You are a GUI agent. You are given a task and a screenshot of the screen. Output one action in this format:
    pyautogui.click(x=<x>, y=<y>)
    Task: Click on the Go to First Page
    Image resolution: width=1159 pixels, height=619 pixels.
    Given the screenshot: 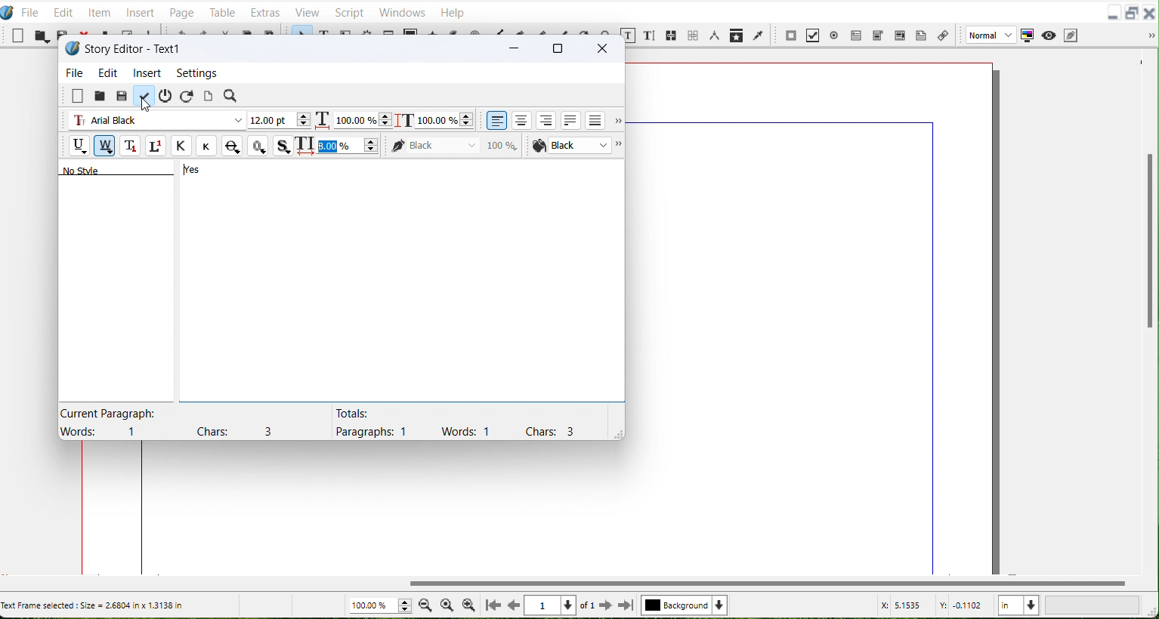 What is the action you would take?
    pyautogui.click(x=493, y=605)
    